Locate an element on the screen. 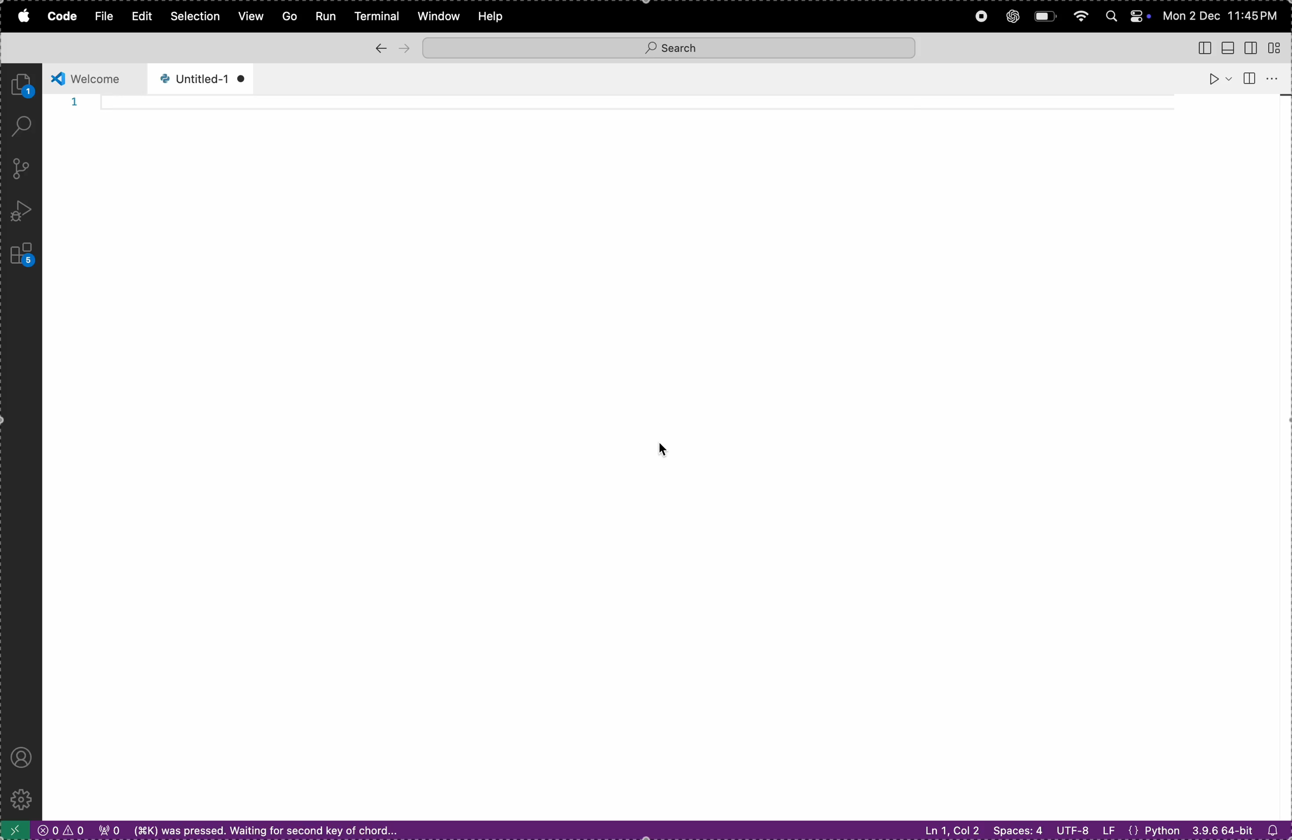 This screenshot has height=840, width=1292. date and time is located at coordinates (1224, 15).